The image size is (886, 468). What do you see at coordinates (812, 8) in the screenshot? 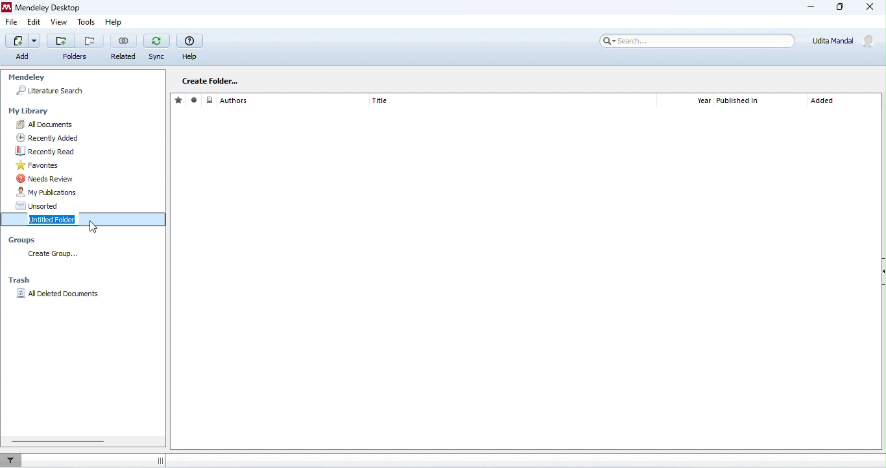
I see `minimize` at bounding box center [812, 8].